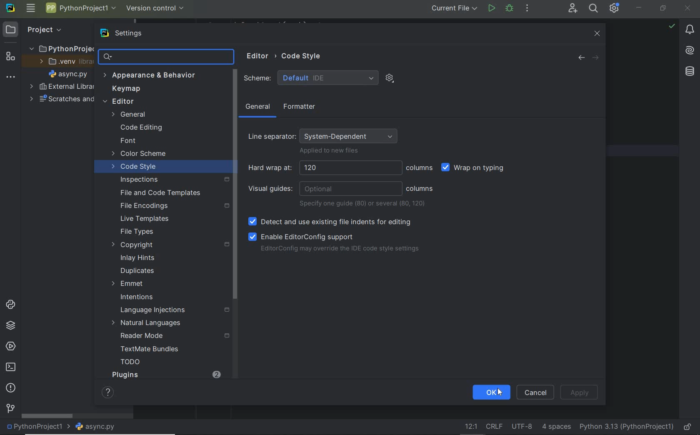 This screenshot has width=700, height=435. I want to click on Plugins, so click(125, 375).